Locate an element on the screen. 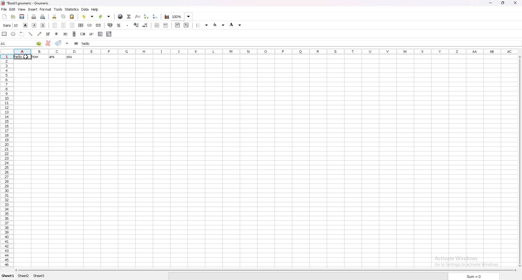 The image size is (522, 280). selected cell input is located at coordinates (88, 43).